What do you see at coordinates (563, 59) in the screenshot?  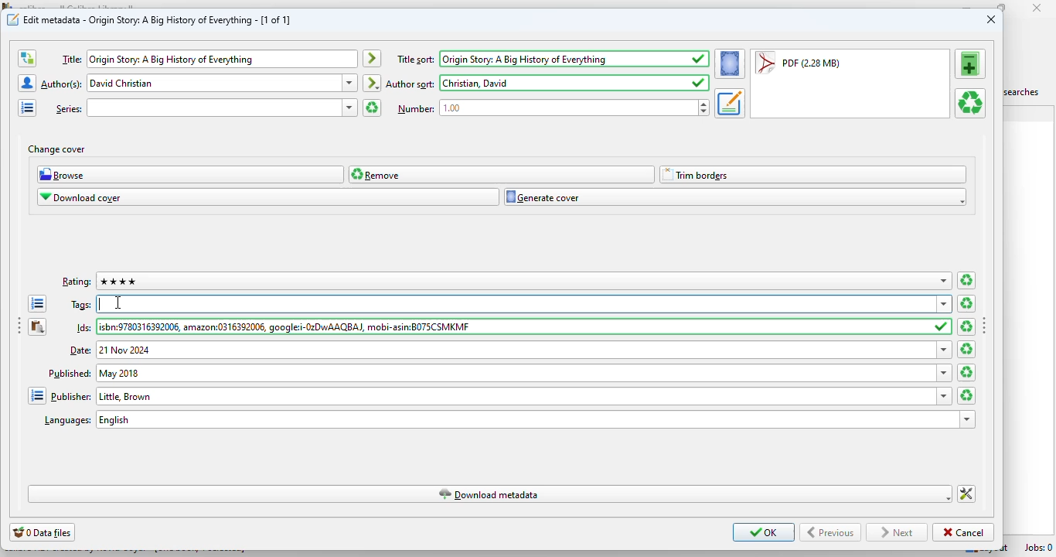 I see `title sort: Origin Story: A Big History of Everything` at bounding box center [563, 59].